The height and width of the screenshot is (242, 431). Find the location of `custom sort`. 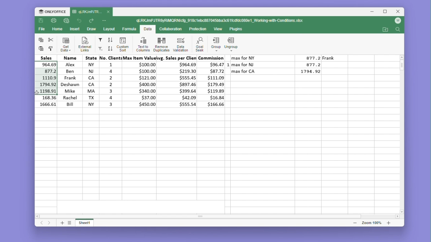

custom sort is located at coordinates (122, 44).